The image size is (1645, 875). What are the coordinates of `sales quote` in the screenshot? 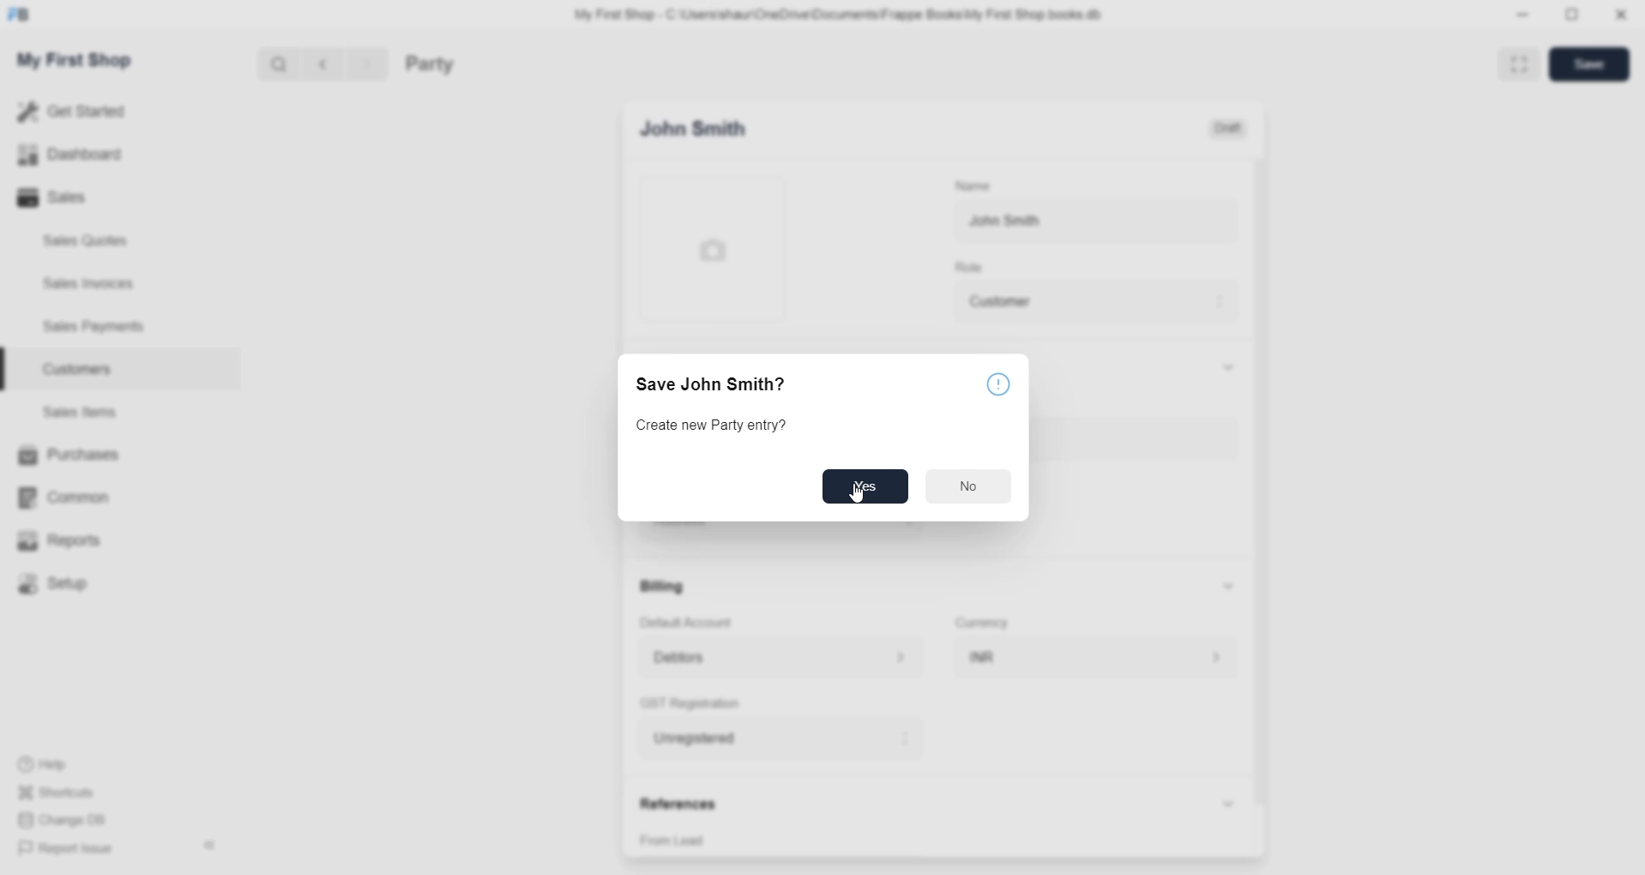 It's located at (95, 240).